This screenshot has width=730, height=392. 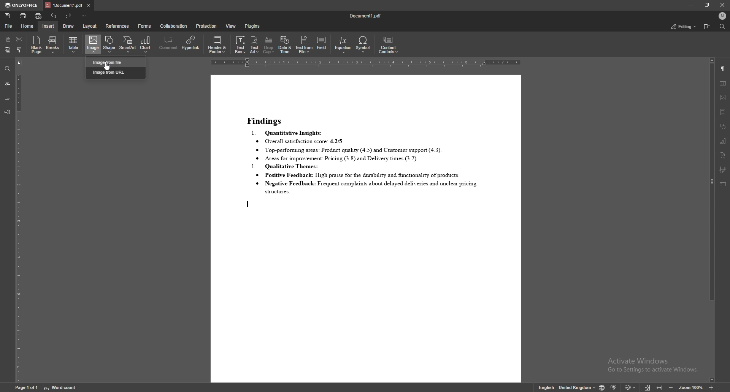 What do you see at coordinates (710, 387) in the screenshot?
I see `increase zoom` at bounding box center [710, 387].